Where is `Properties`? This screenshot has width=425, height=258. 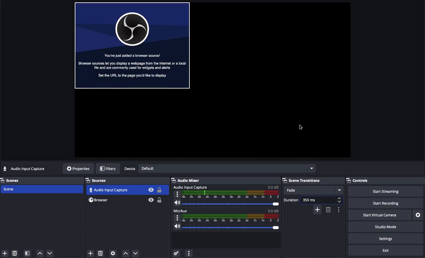 Properties is located at coordinates (78, 169).